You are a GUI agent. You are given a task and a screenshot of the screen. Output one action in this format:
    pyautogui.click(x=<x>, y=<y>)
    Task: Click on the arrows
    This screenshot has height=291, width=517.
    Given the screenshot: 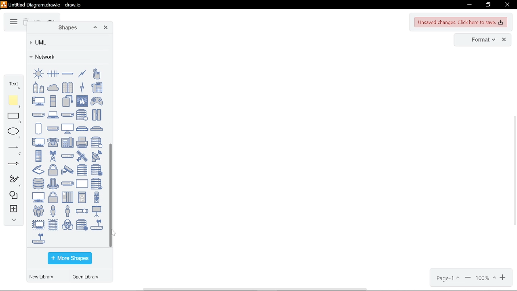 What is the action you would take?
    pyautogui.click(x=13, y=165)
    